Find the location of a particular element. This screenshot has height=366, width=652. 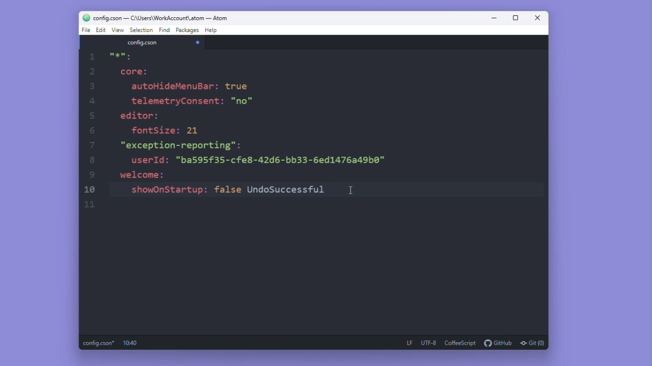

view is located at coordinates (119, 30).